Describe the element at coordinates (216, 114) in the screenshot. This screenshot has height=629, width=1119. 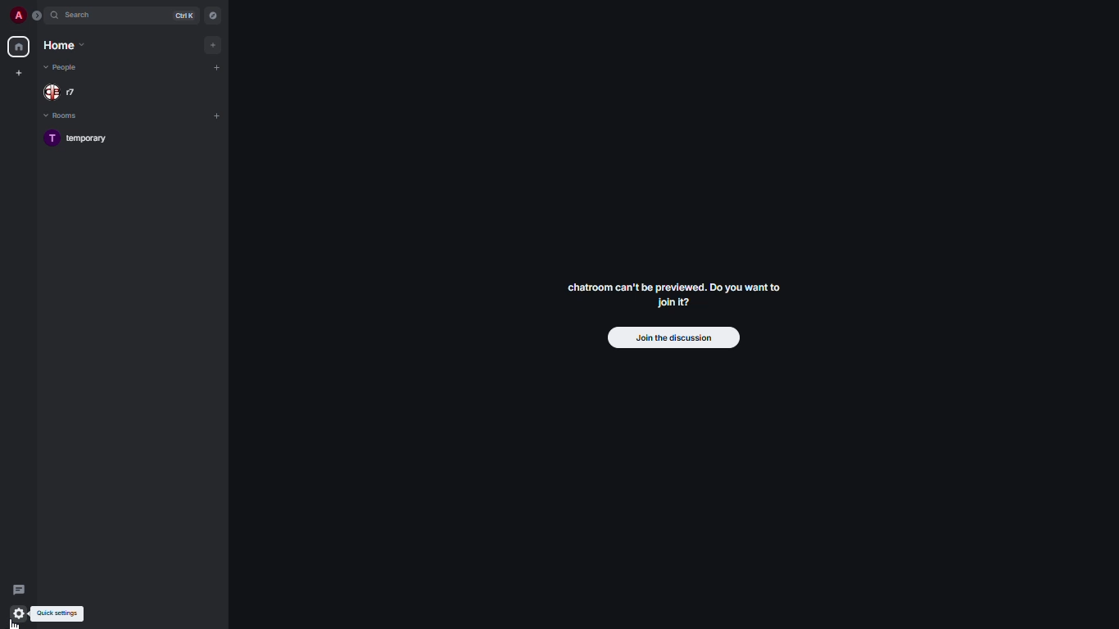
I see `add` at that location.